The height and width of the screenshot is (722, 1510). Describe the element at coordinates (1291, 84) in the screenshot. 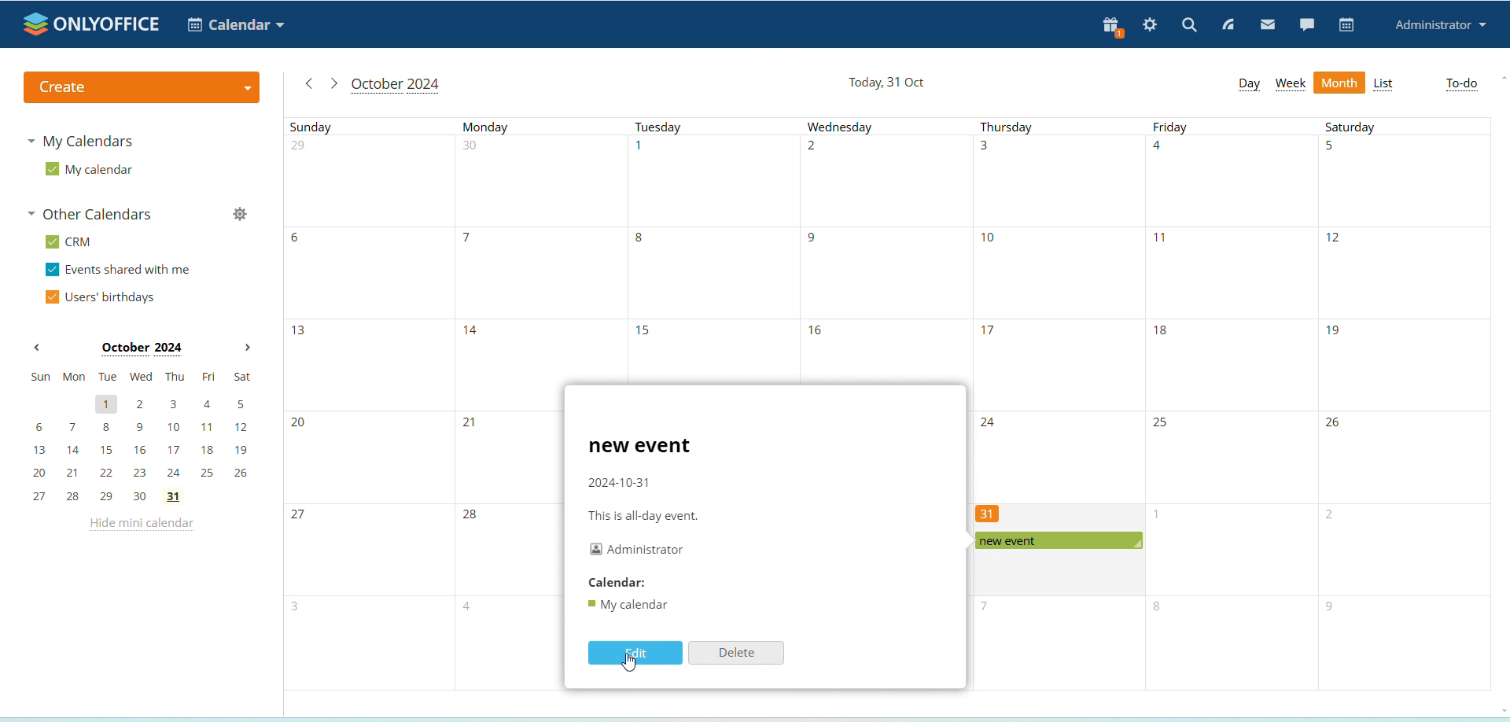

I see `week view` at that location.